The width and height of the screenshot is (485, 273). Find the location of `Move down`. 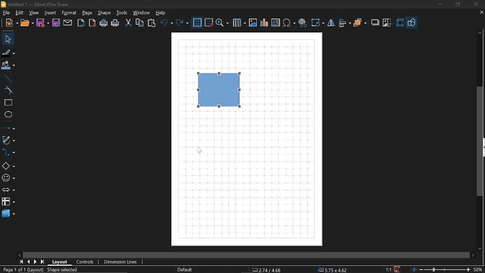

Move down is located at coordinates (481, 248).